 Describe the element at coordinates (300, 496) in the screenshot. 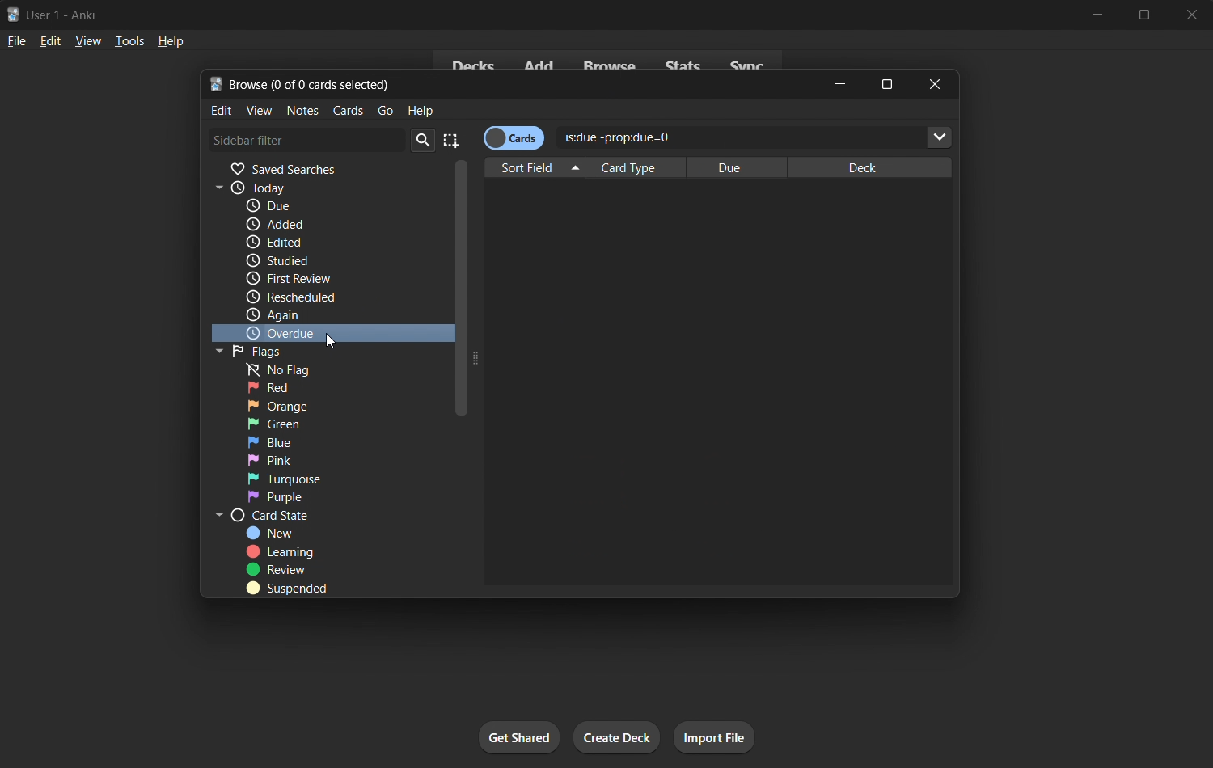

I see `purple` at that location.